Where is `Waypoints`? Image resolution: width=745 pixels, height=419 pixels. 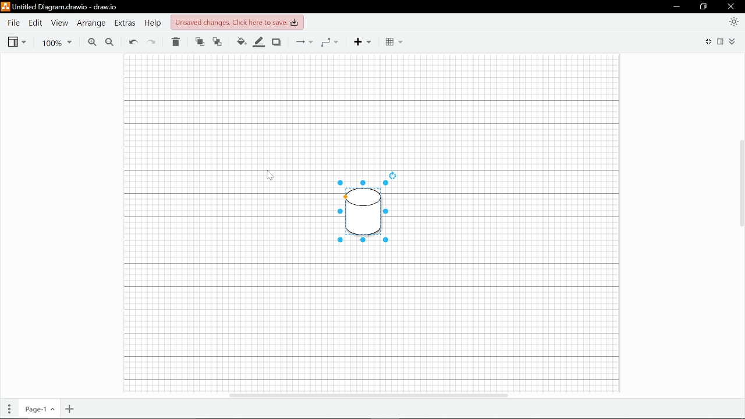 Waypoints is located at coordinates (331, 42).